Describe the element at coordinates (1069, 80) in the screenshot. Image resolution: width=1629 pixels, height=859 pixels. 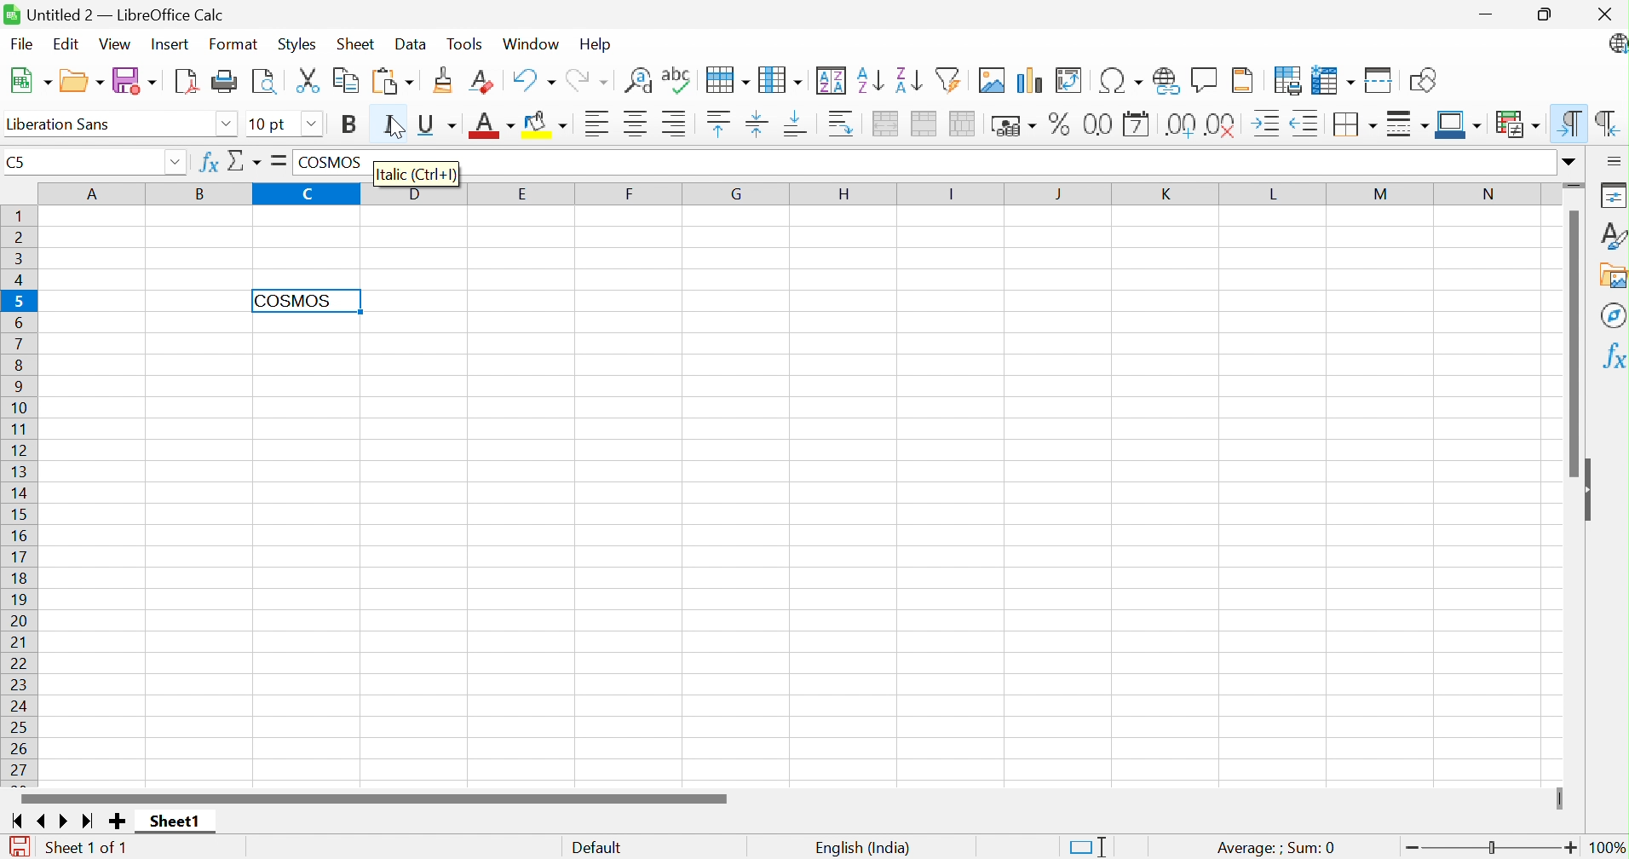
I see `Insert or edit pivot table` at that location.